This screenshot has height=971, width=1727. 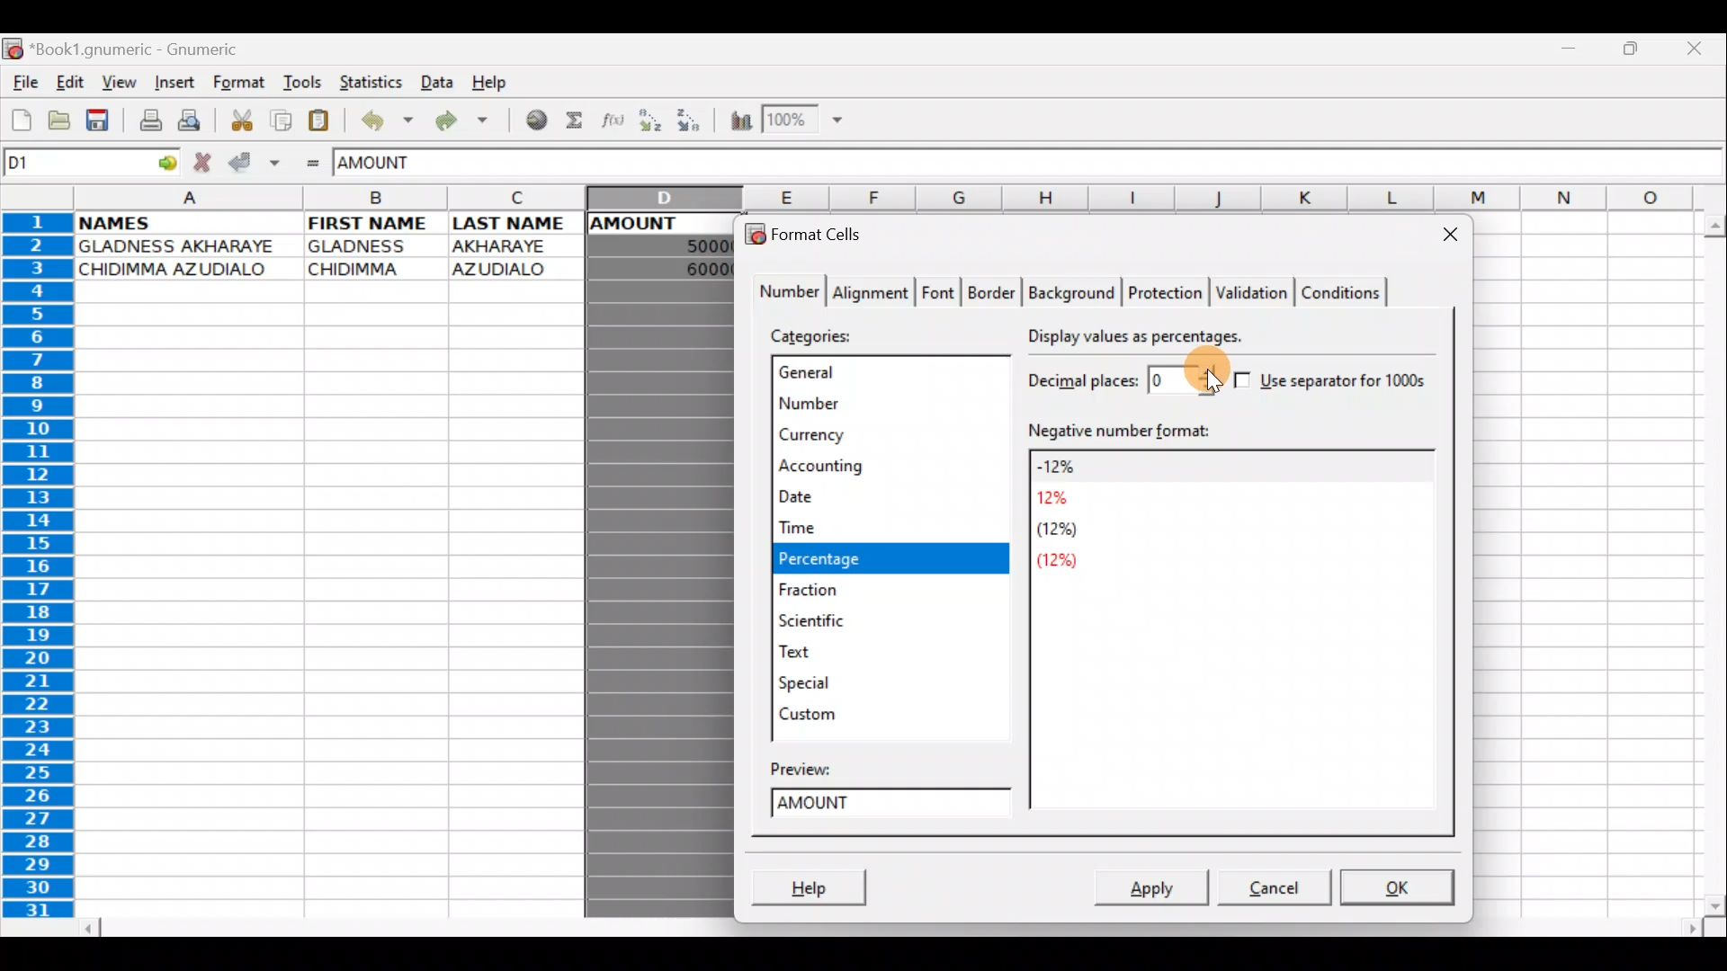 What do you see at coordinates (23, 84) in the screenshot?
I see `File` at bounding box center [23, 84].